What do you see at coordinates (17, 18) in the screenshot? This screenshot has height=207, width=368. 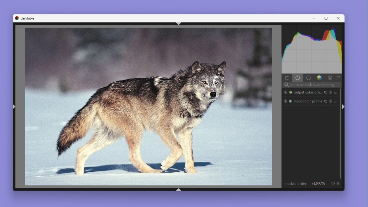 I see `darktable logo` at bounding box center [17, 18].